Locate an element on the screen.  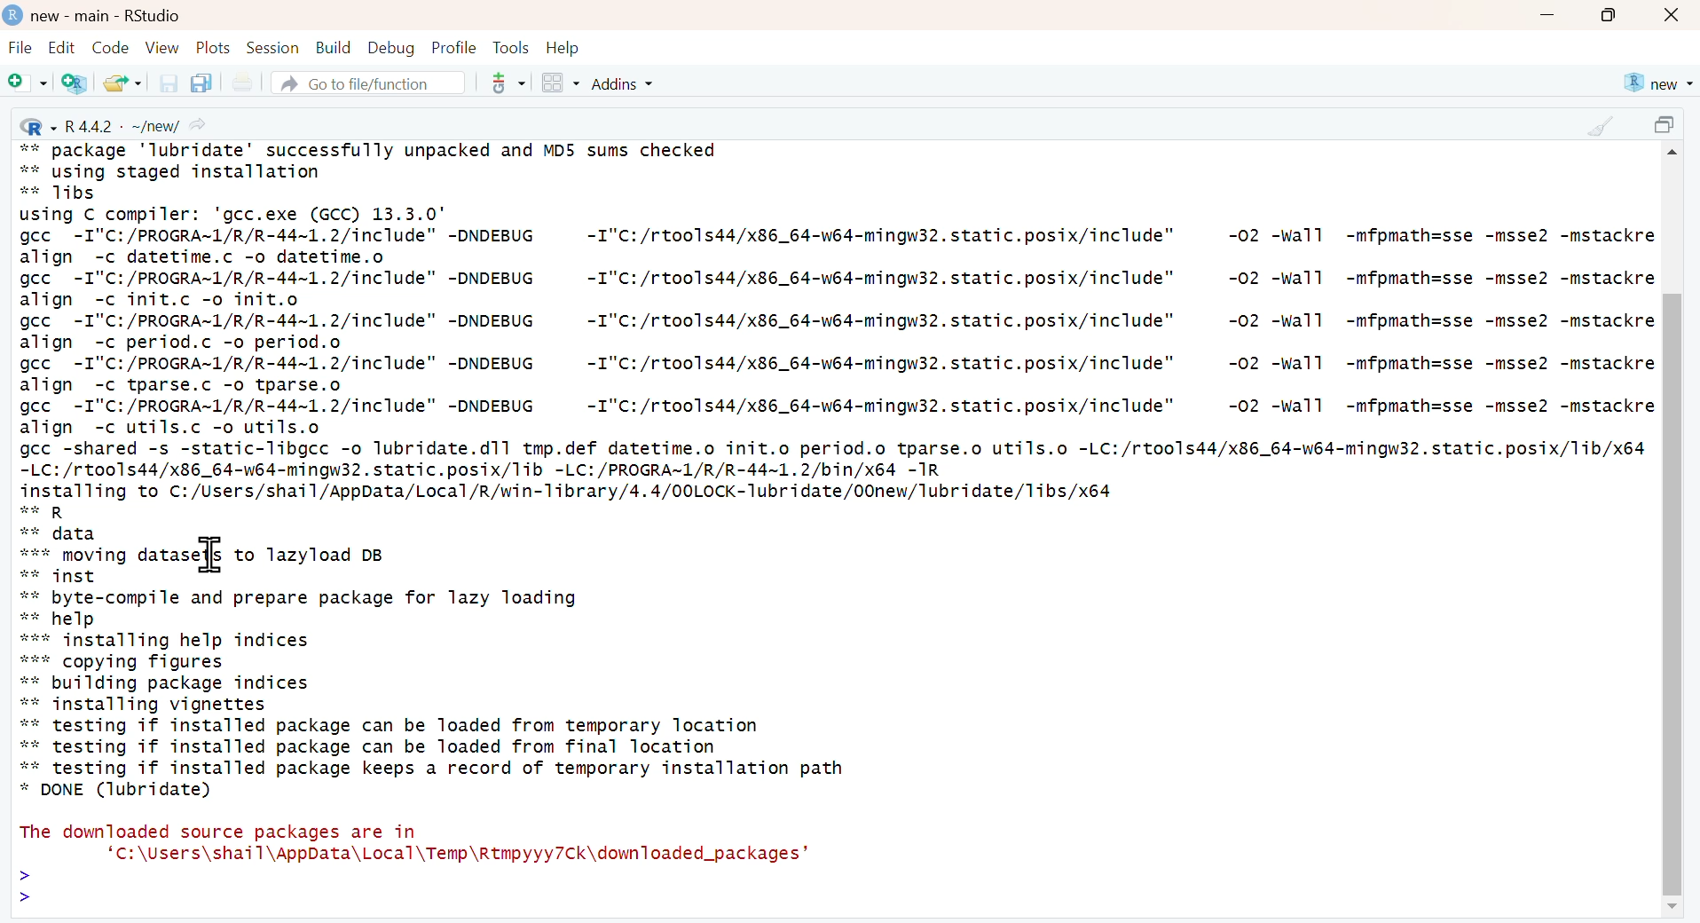
open an existing file is located at coordinates (122, 82).